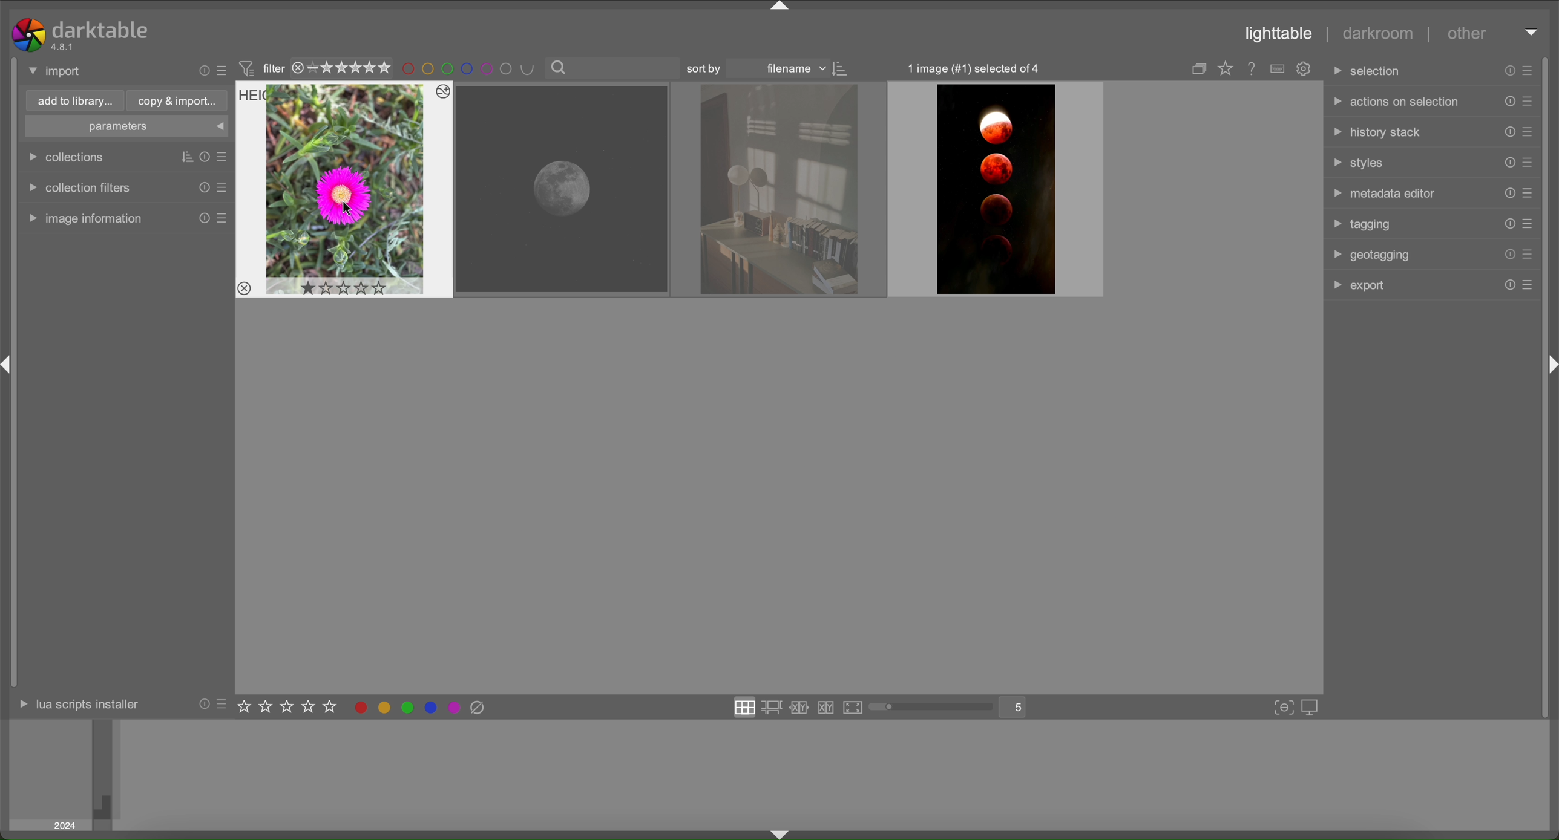  What do you see at coordinates (844, 69) in the screenshot?
I see `icon` at bounding box center [844, 69].